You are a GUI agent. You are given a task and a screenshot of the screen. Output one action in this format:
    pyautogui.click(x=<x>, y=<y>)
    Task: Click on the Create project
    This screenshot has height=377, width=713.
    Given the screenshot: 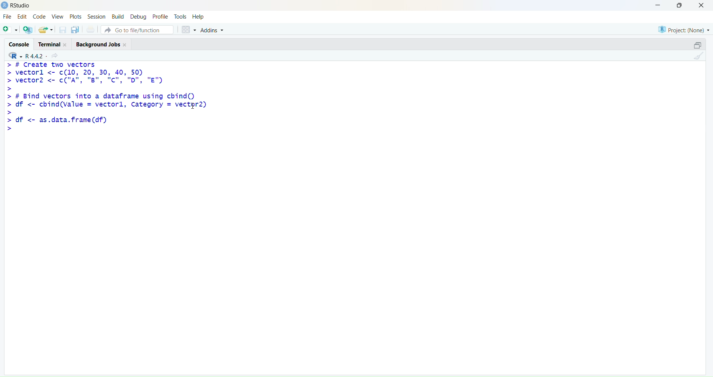 What is the action you would take?
    pyautogui.click(x=28, y=30)
    